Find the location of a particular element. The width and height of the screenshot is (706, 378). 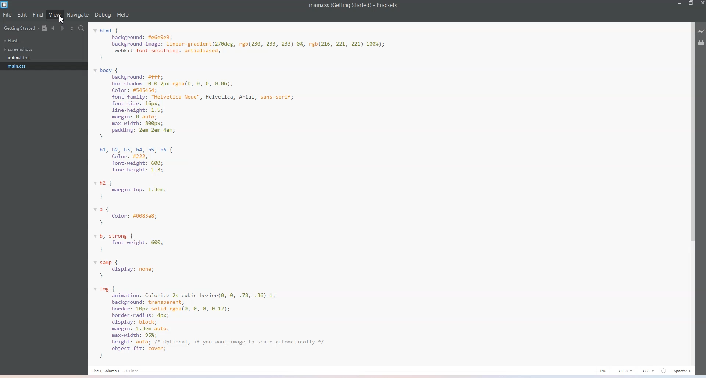

Live Preview is located at coordinates (702, 32).